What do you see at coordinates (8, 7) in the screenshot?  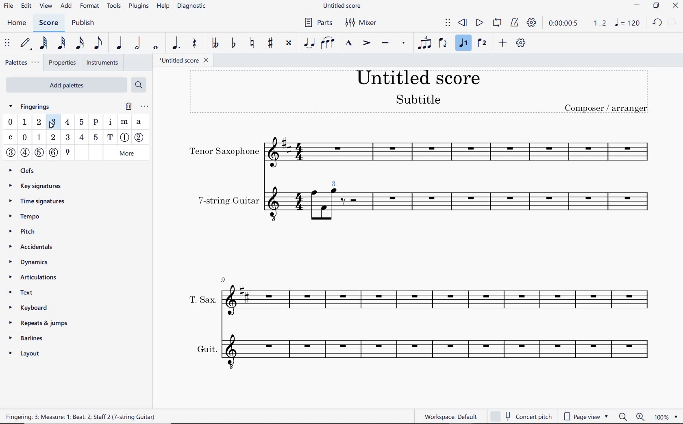 I see `FILE` at bounding box center [8, 7].